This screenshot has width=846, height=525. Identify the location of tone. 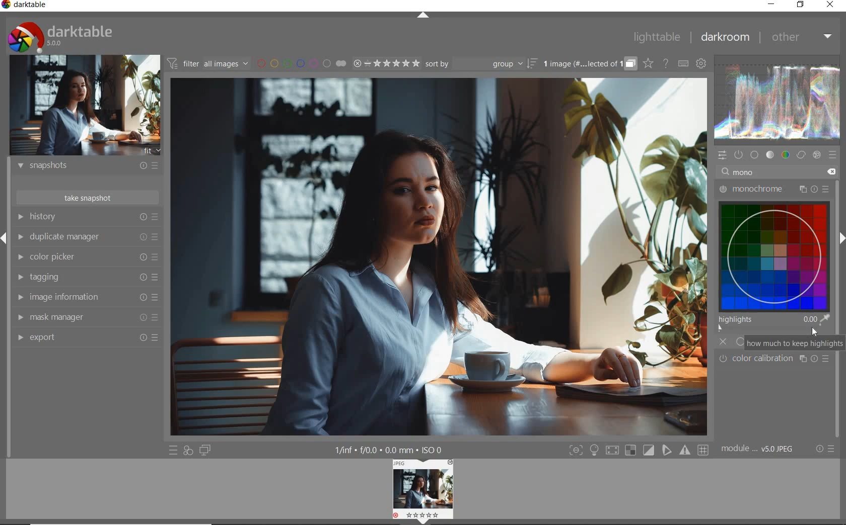
(771, 155).